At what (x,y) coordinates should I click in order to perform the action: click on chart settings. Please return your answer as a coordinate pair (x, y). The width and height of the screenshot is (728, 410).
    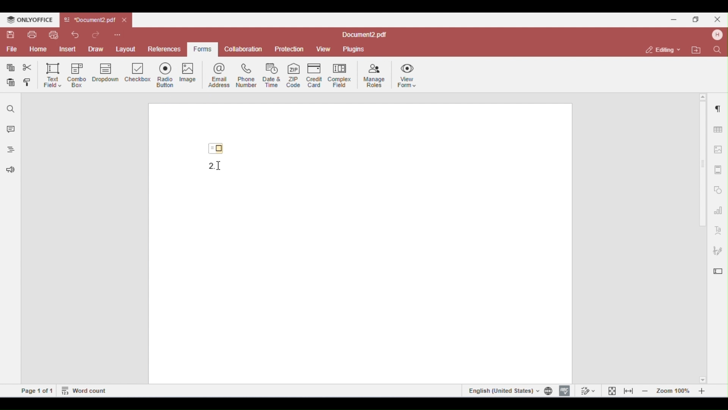
    Looking at the image, I should click on (718, 210).